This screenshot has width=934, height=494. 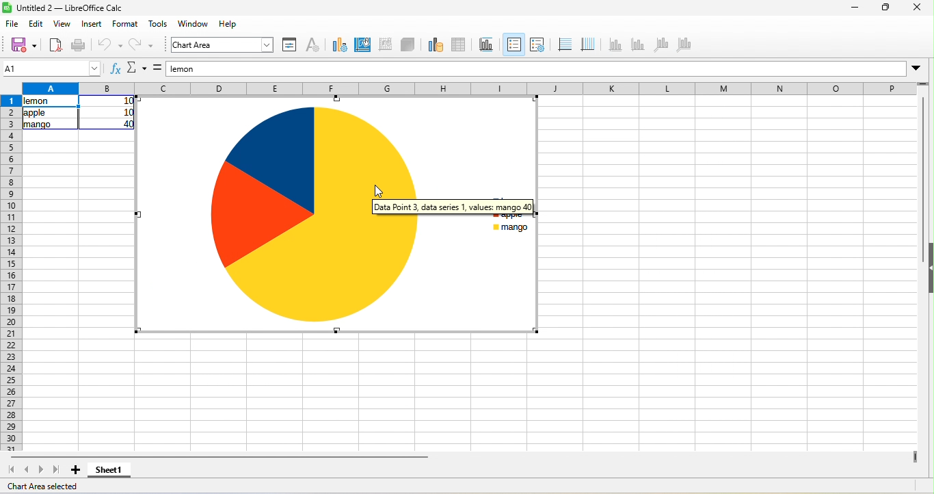 I want to click on data range, so click(x=432, y=44).